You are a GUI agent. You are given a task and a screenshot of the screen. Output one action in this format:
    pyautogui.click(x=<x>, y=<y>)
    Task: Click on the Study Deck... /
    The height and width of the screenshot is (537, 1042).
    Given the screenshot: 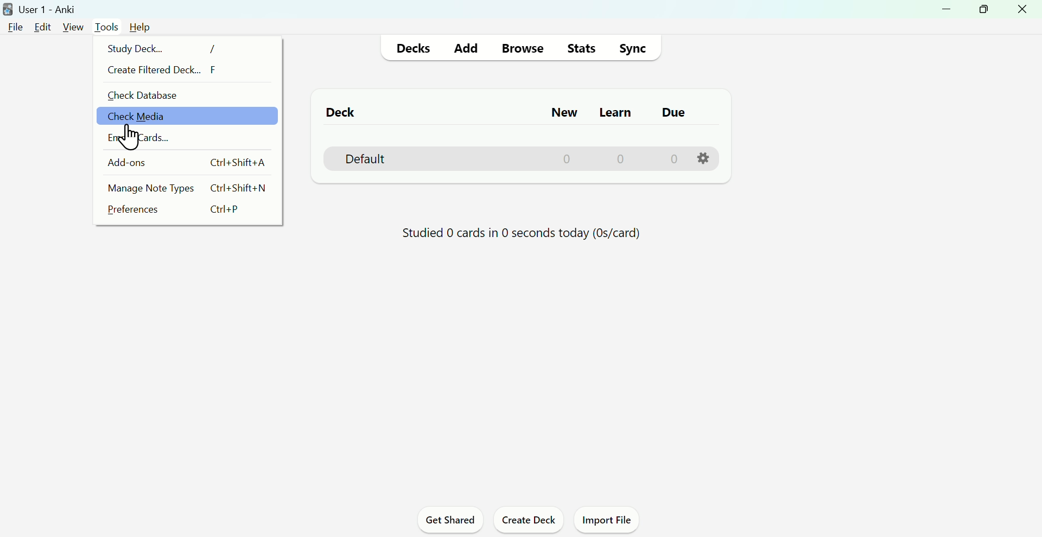 What is the action you would take?
    pyautogui.click(x=181, y=47)
    